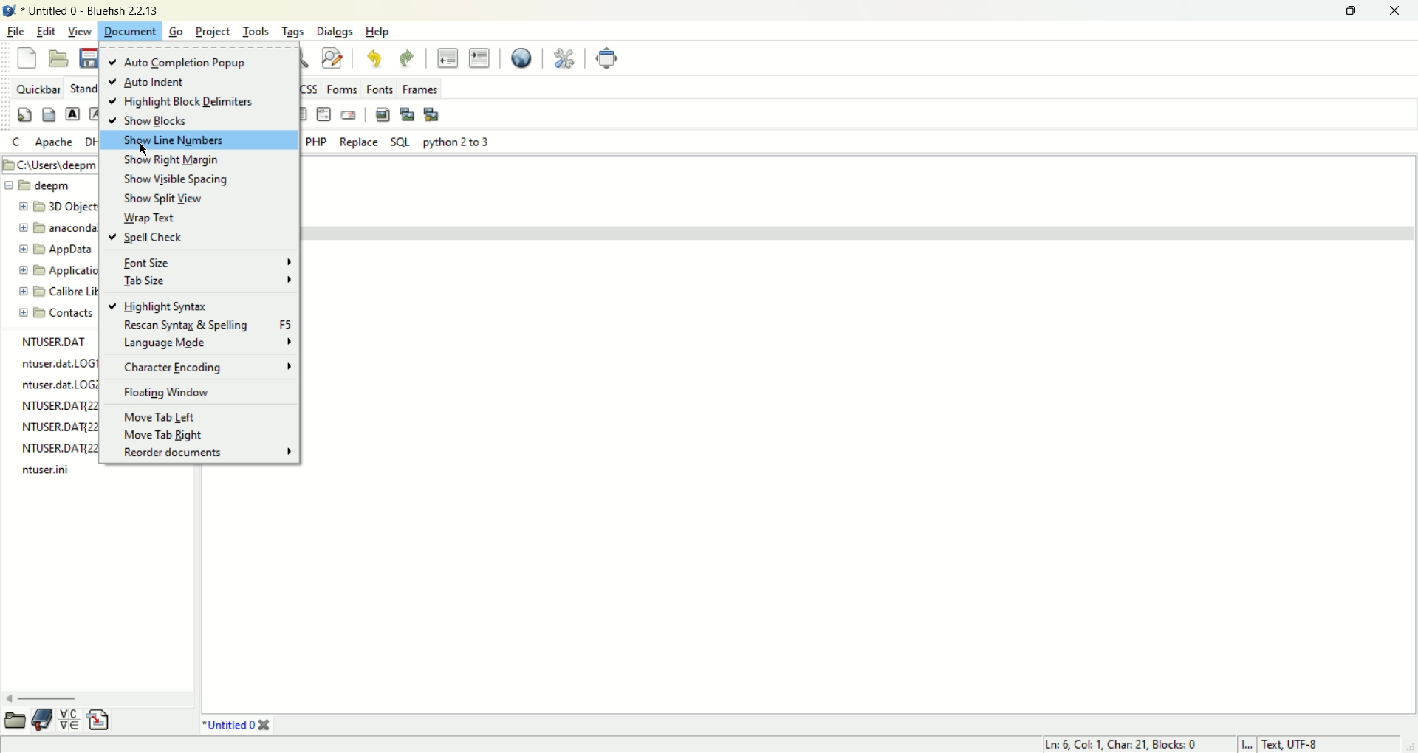  I want to click on project, so click(213, 31).